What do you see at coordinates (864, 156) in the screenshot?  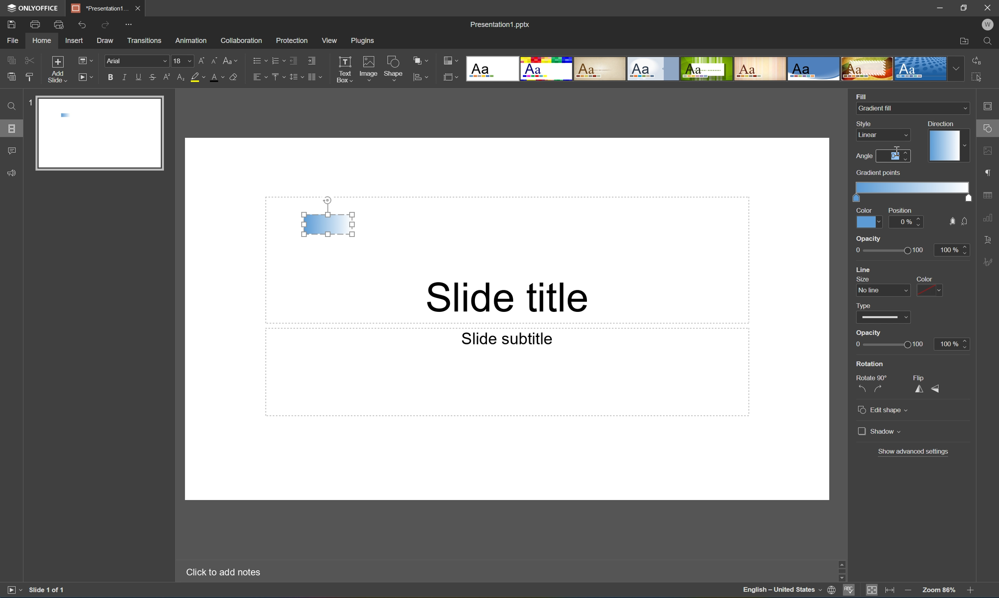 I see `Angle` at bounding box center [864, 156].